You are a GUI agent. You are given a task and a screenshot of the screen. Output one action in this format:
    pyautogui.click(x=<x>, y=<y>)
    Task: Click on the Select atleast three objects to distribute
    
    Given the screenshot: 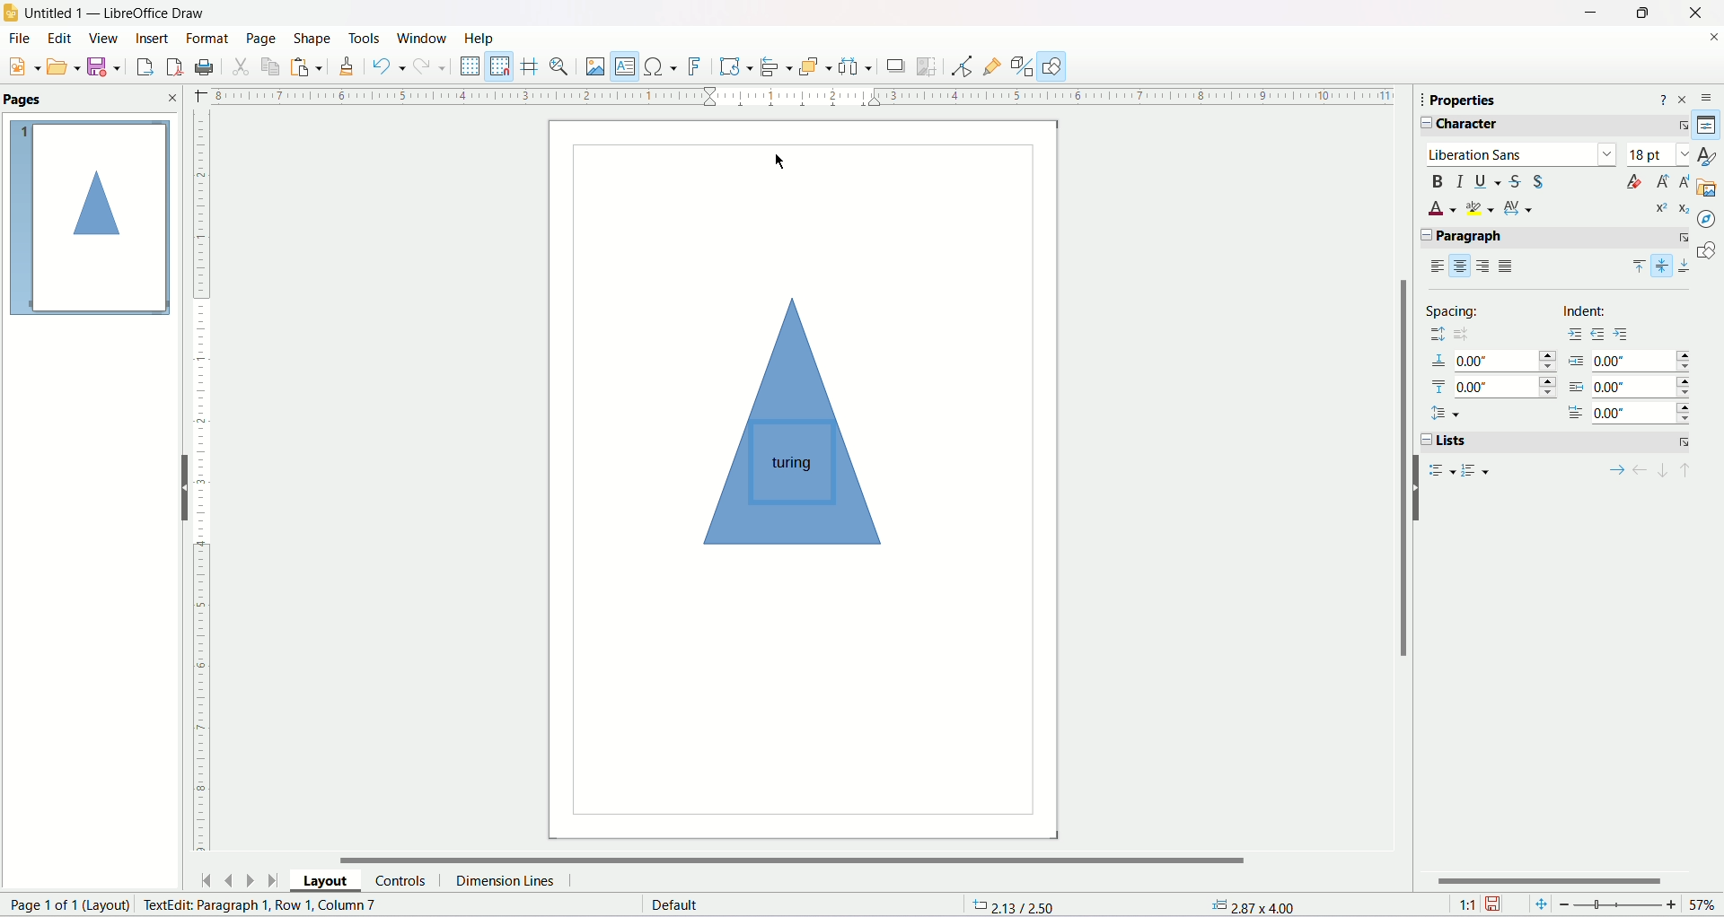 What is the action you would take?
    pyautogui.click(x=854, y=66)
    